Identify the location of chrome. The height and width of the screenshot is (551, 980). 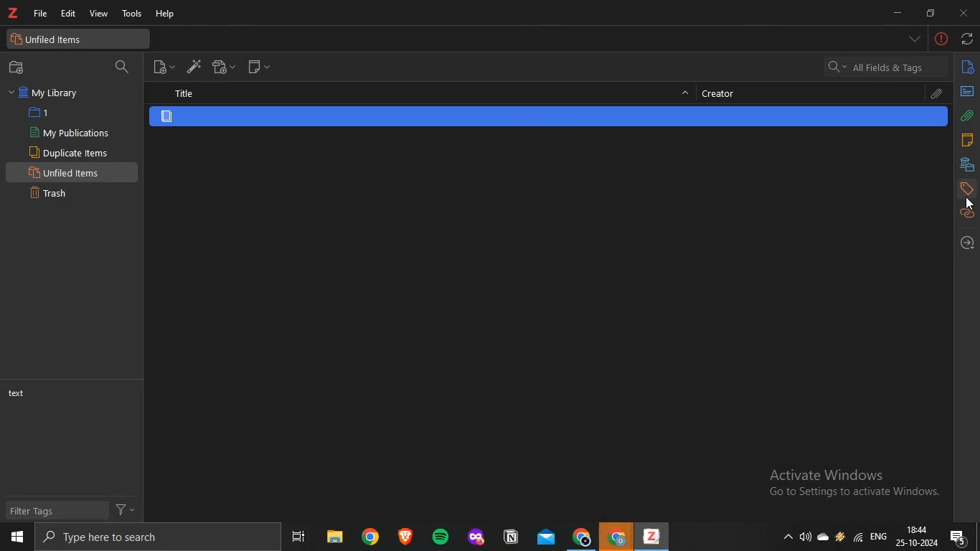
(369, 537).